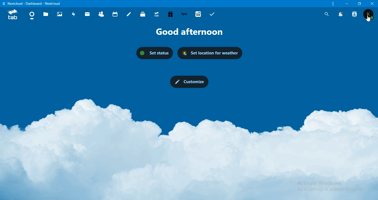  I want to click on customize & control nextcloud, so click(332, 4).